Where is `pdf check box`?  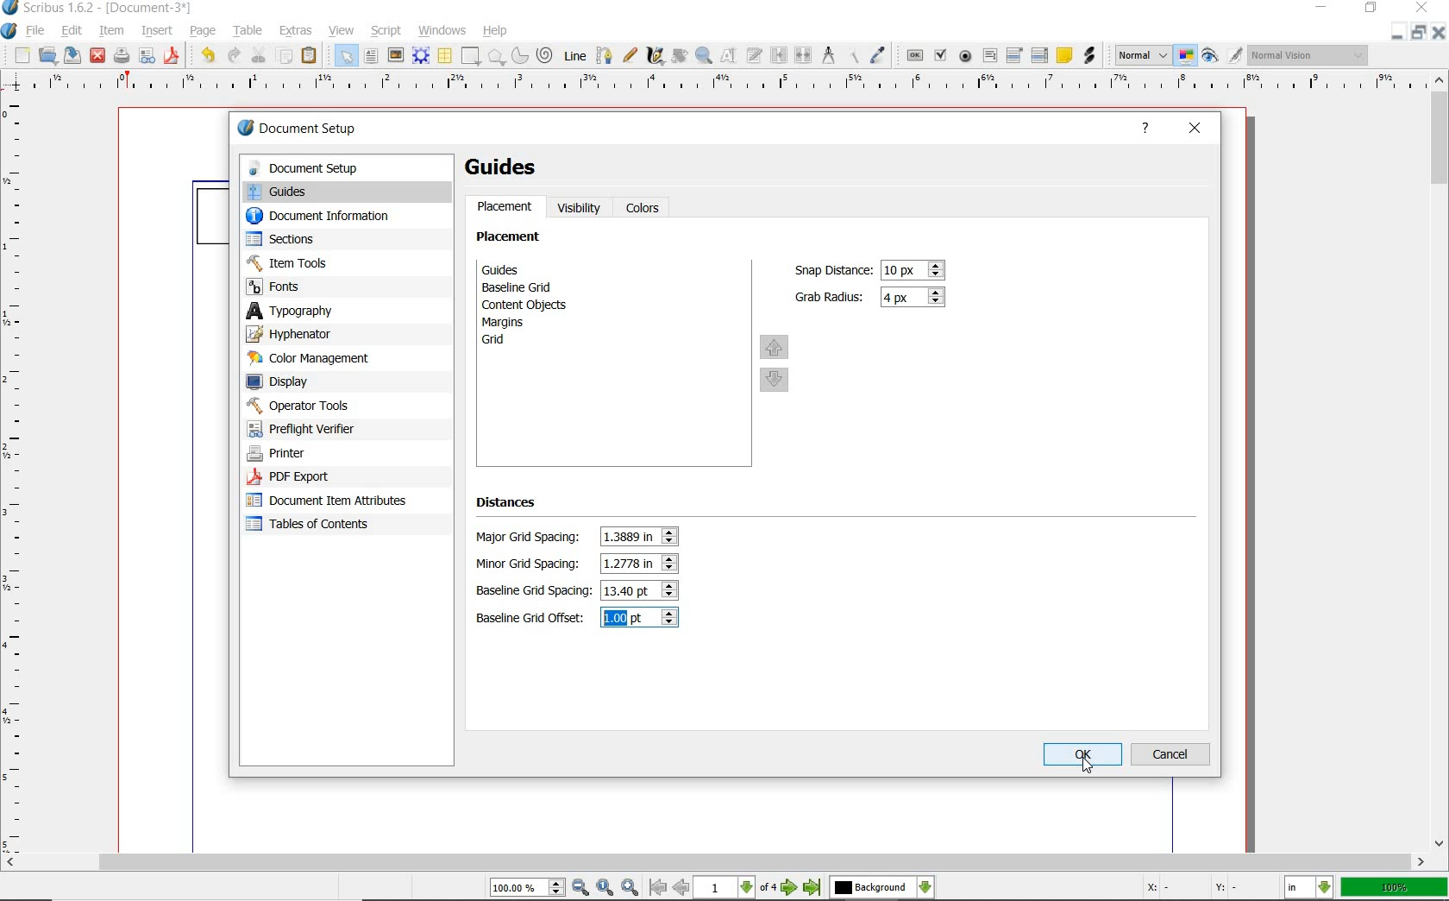 pdf check box is located at coordinates (939, 54).